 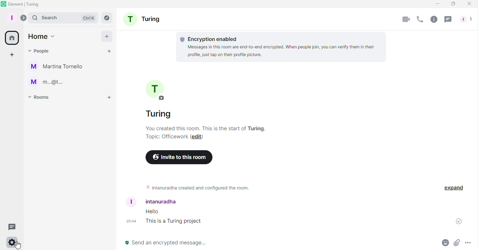 I want to click on Threads, so click(x=448, y=19).